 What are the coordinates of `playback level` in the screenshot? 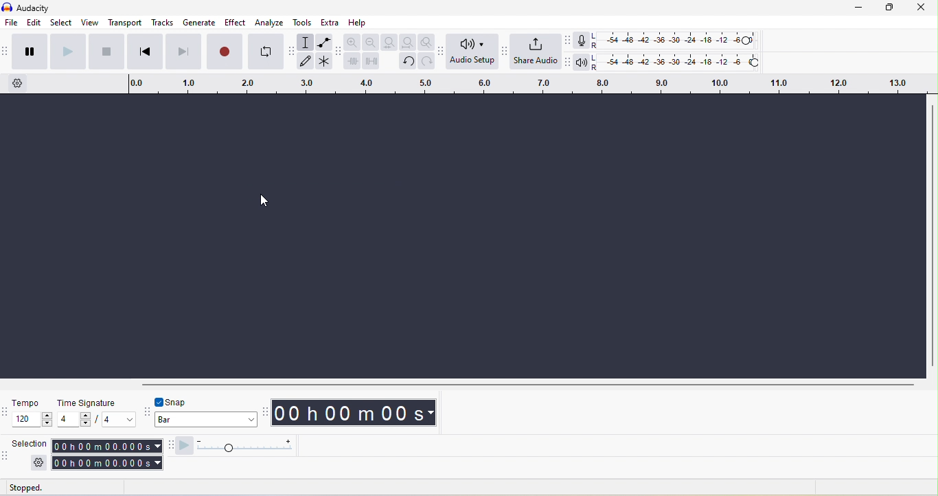 It's located at (681, 62).